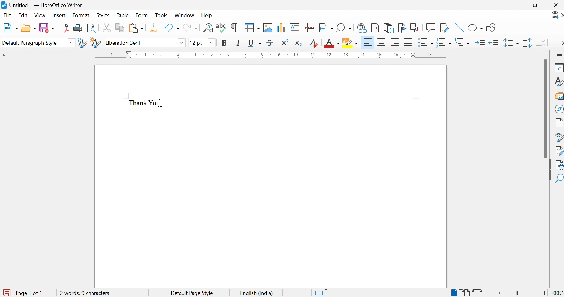 The height and width of the screenshot is (297, 564). I want to click on Single-page View, so click(452, 292).